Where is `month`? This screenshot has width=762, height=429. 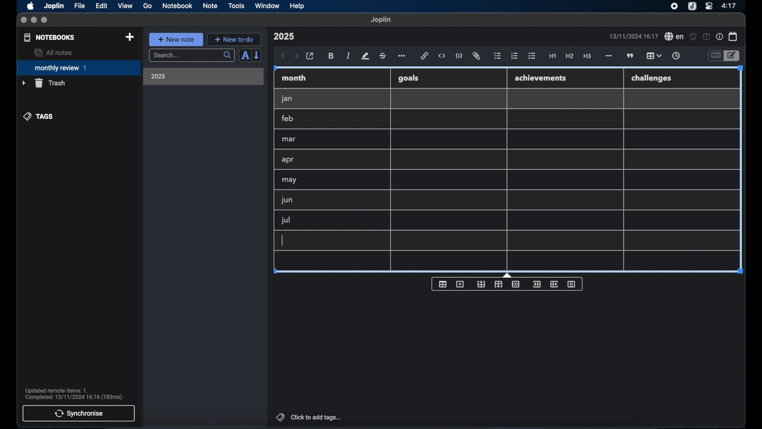
month is located at coordinates (294, 78).